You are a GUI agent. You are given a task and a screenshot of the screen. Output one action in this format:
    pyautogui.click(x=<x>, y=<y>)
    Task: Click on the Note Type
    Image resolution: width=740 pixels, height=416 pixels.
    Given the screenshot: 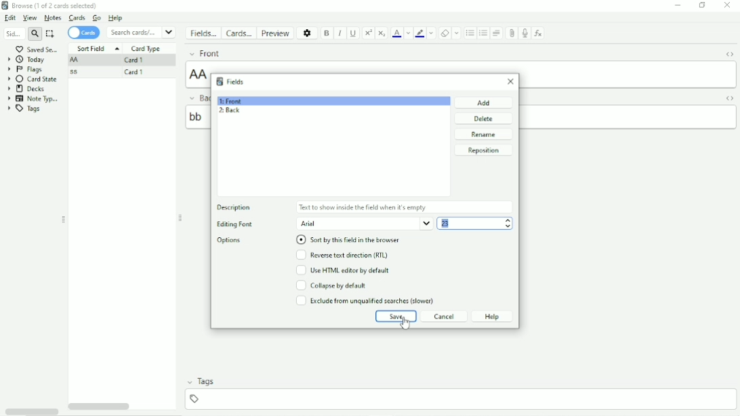 What is the action you would take?
    pyautogui.click(x=33, y=99)
    